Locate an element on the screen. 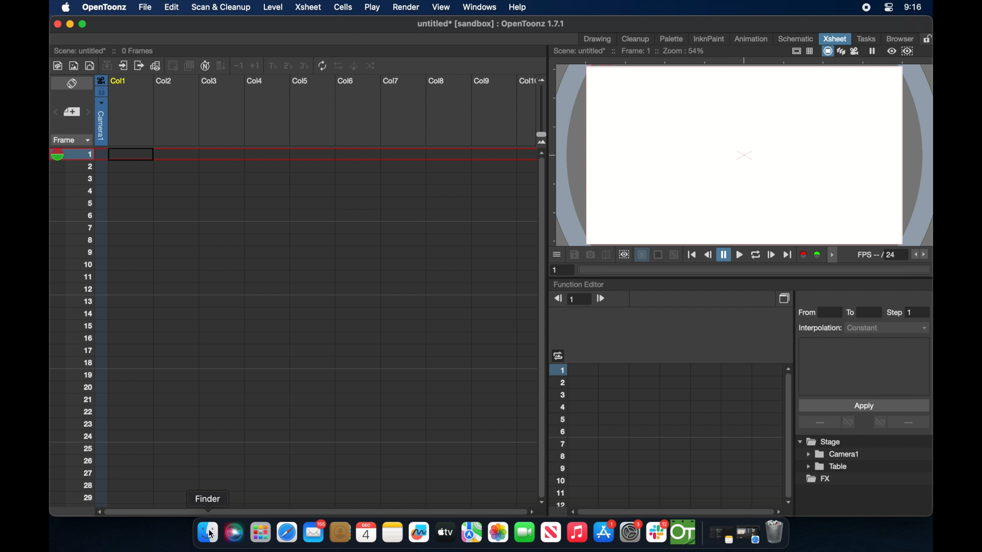 This screenshot has width=982, height=552. drag handle is located at coordinates (835, 255).